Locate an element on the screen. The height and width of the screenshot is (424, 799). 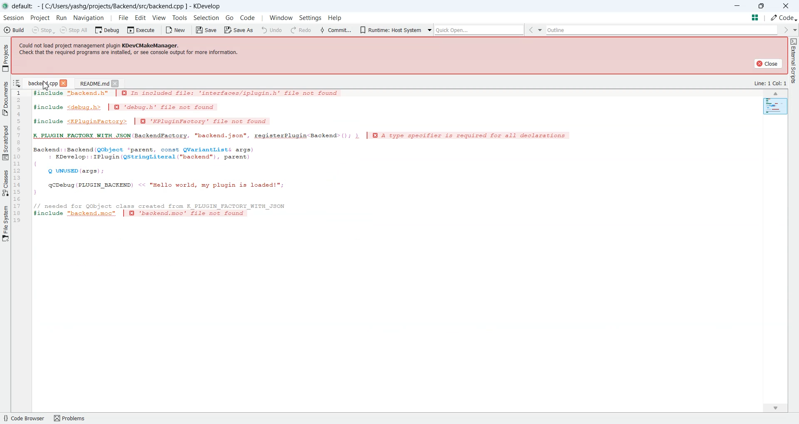
Scratchpad is located at coordinates (5, 142).